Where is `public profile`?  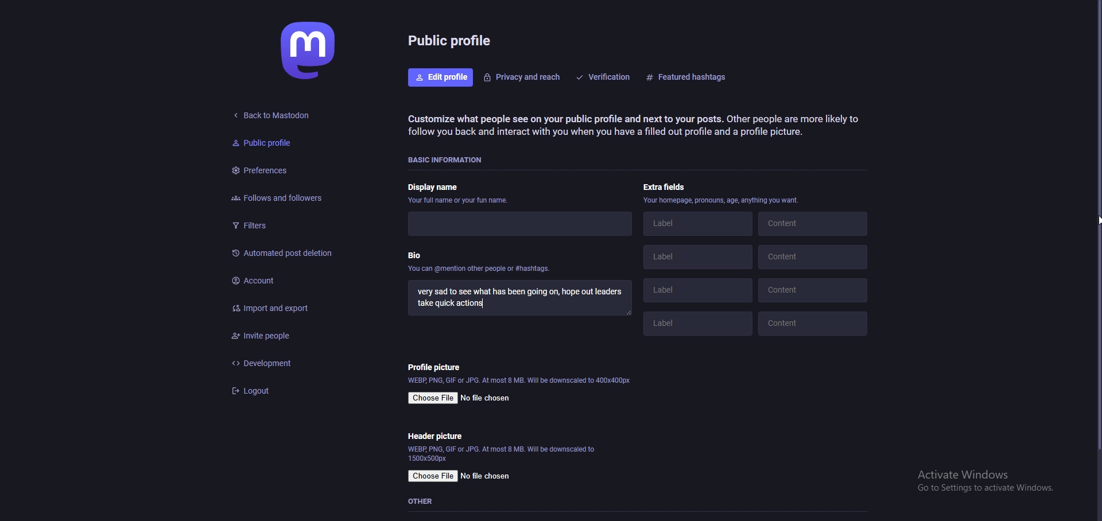 public profile is located at coordinates (277, 143).